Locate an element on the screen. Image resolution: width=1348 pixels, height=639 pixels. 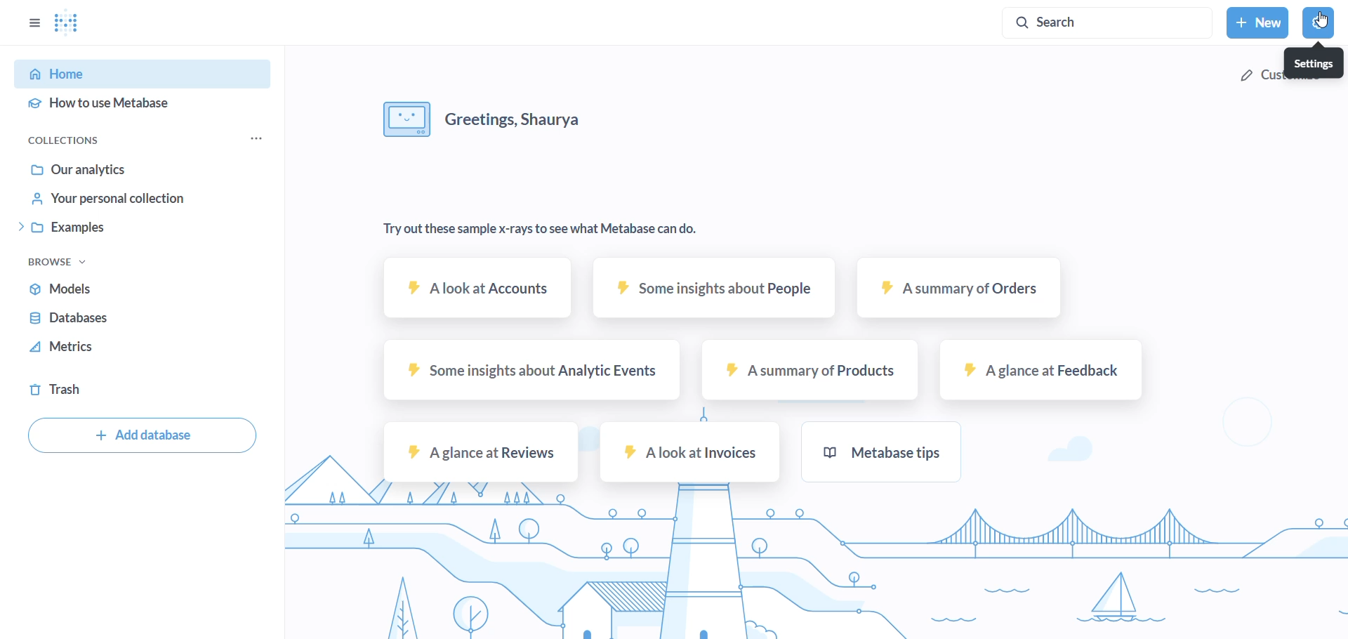
A look at Invoices sample is located at coordinates (689, 453).